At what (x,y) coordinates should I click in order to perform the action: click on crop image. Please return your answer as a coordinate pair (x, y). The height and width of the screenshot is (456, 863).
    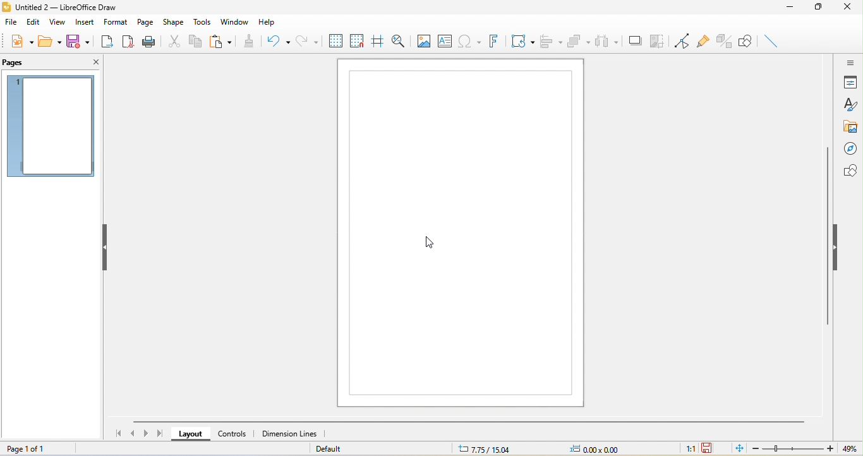
    Looking at the image, I should click on (658, 40).